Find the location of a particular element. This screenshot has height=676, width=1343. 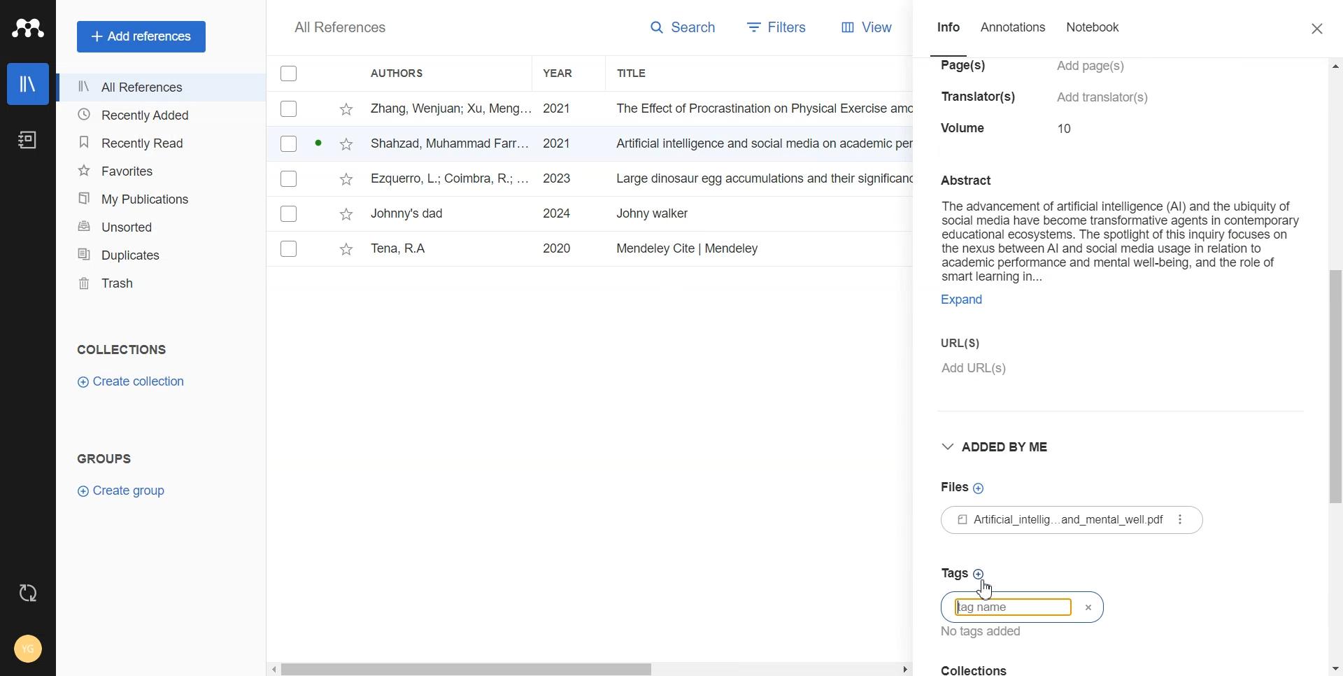

All References is located at coordinates (158, 88).